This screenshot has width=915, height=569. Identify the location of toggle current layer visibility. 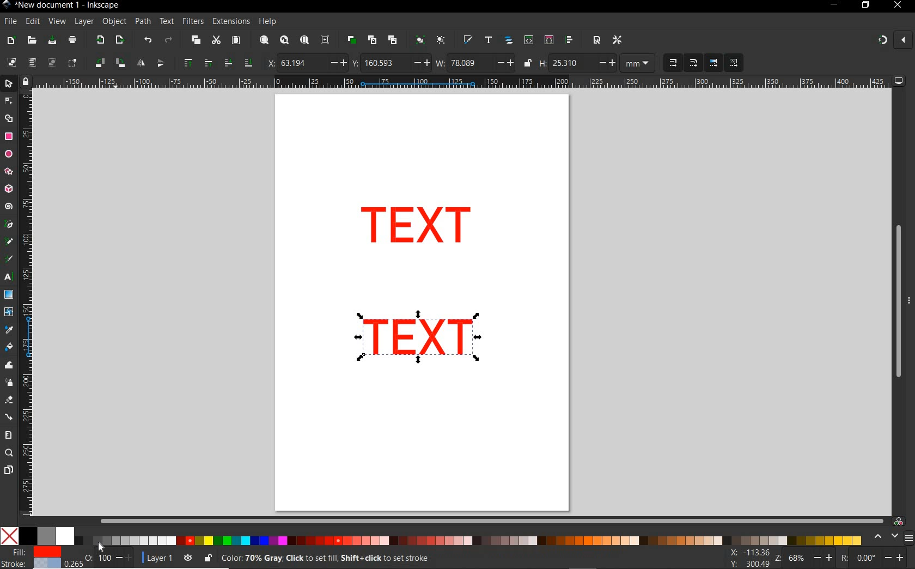
(188, 556).